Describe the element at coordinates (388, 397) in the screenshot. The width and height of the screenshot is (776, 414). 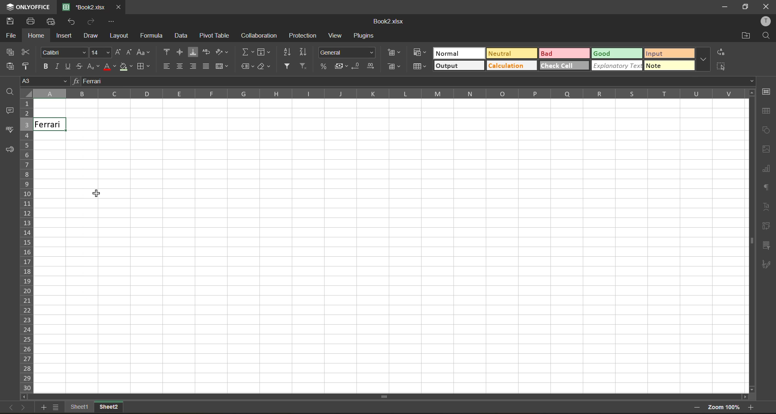
I see `Vertical Scrollbar` at that location.